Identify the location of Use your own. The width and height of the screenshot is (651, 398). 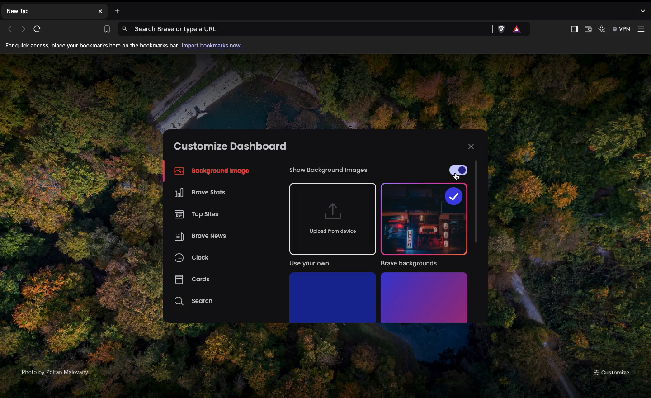
(311, 264).